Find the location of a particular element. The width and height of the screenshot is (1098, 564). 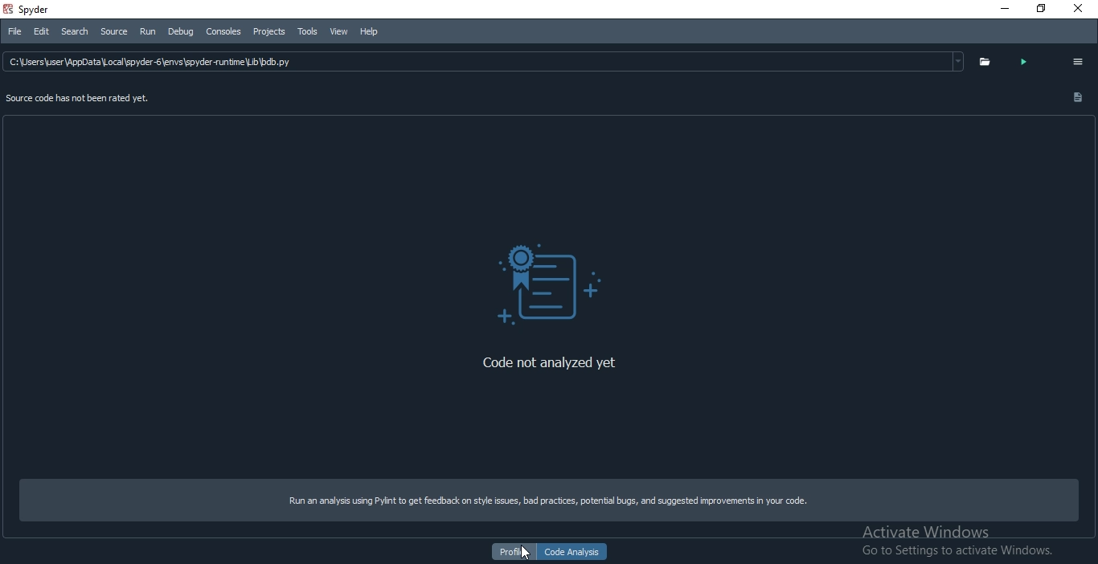

Debug is located at coordinates (182, 33).